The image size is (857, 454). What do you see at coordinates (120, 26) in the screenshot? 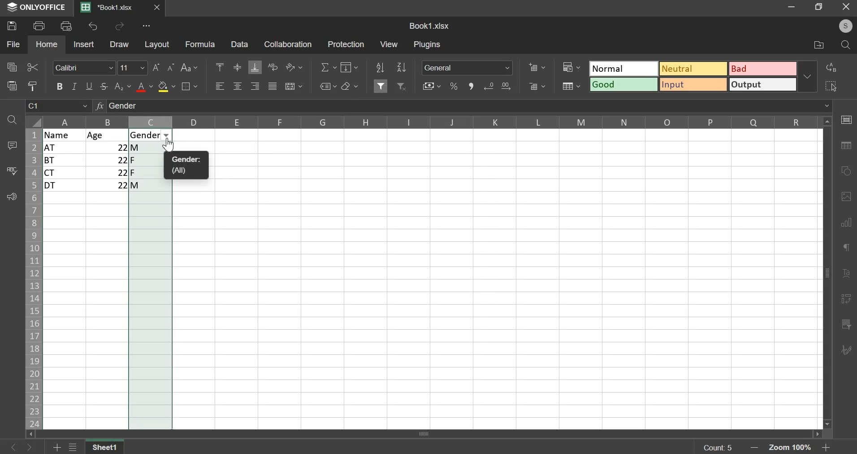
I see `redo` at bounding box center [120, 26].